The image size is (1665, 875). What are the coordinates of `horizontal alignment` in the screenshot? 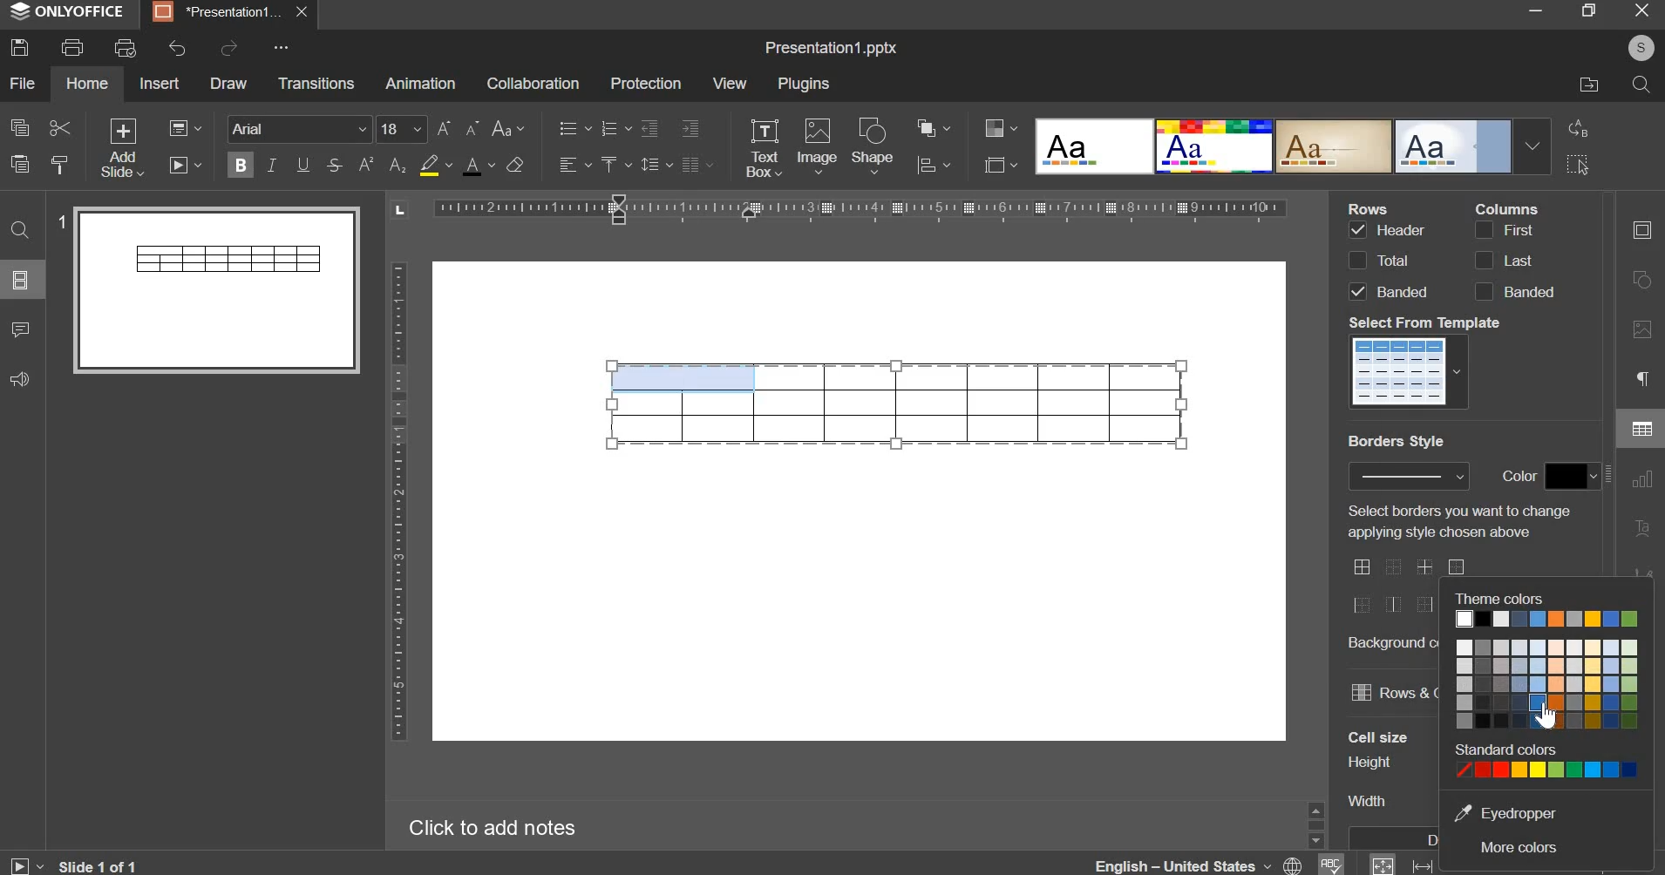 It's located at (574, 165).